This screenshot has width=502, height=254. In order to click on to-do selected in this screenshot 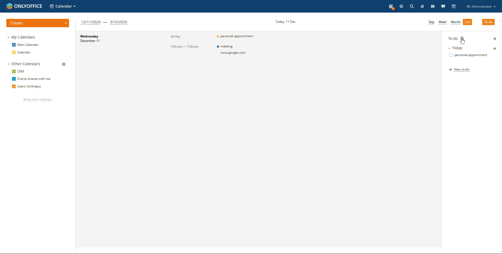, I will do `click(488, 22)`.